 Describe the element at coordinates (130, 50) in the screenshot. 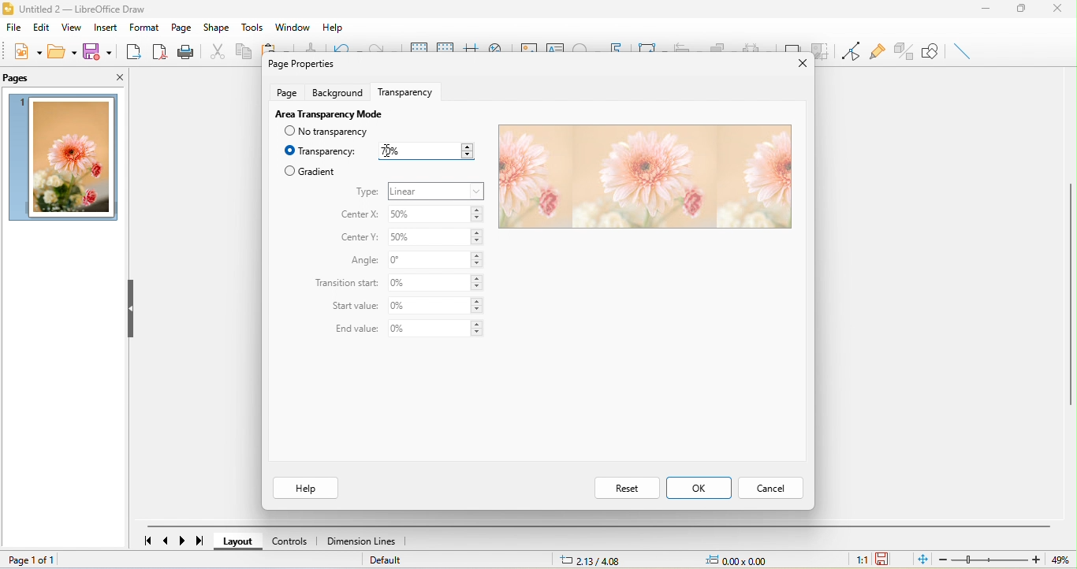

I see `export` at that location.